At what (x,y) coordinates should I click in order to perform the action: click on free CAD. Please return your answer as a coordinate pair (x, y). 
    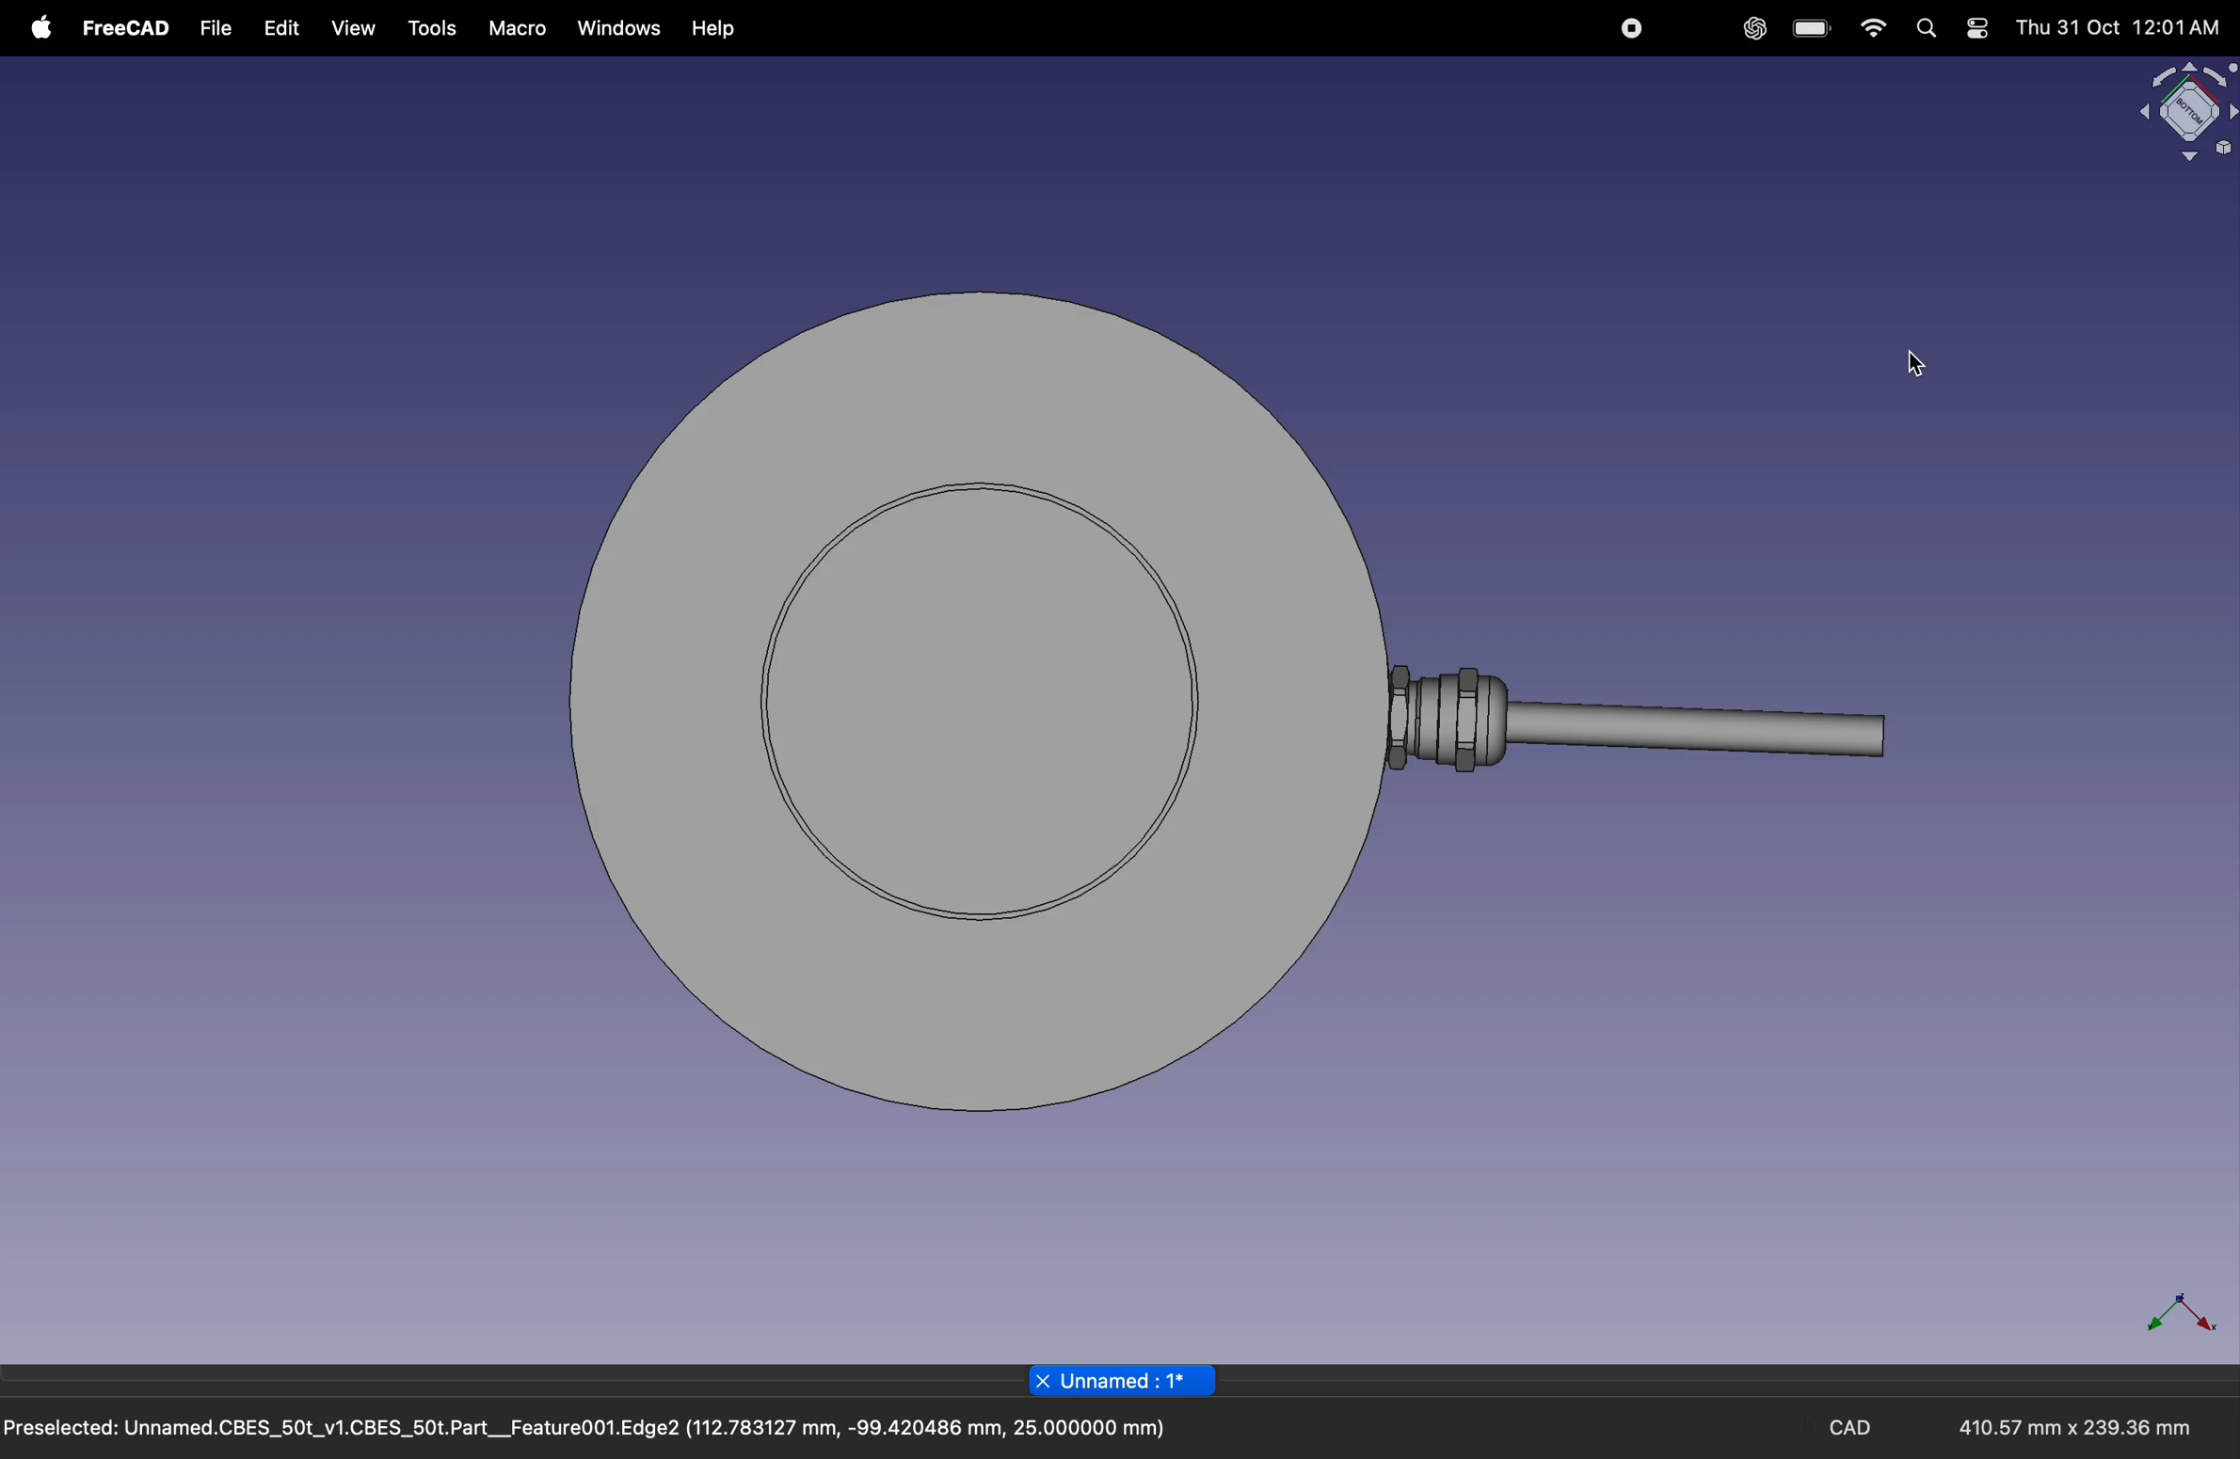
    Looking at the image, I should click on (125, 25).